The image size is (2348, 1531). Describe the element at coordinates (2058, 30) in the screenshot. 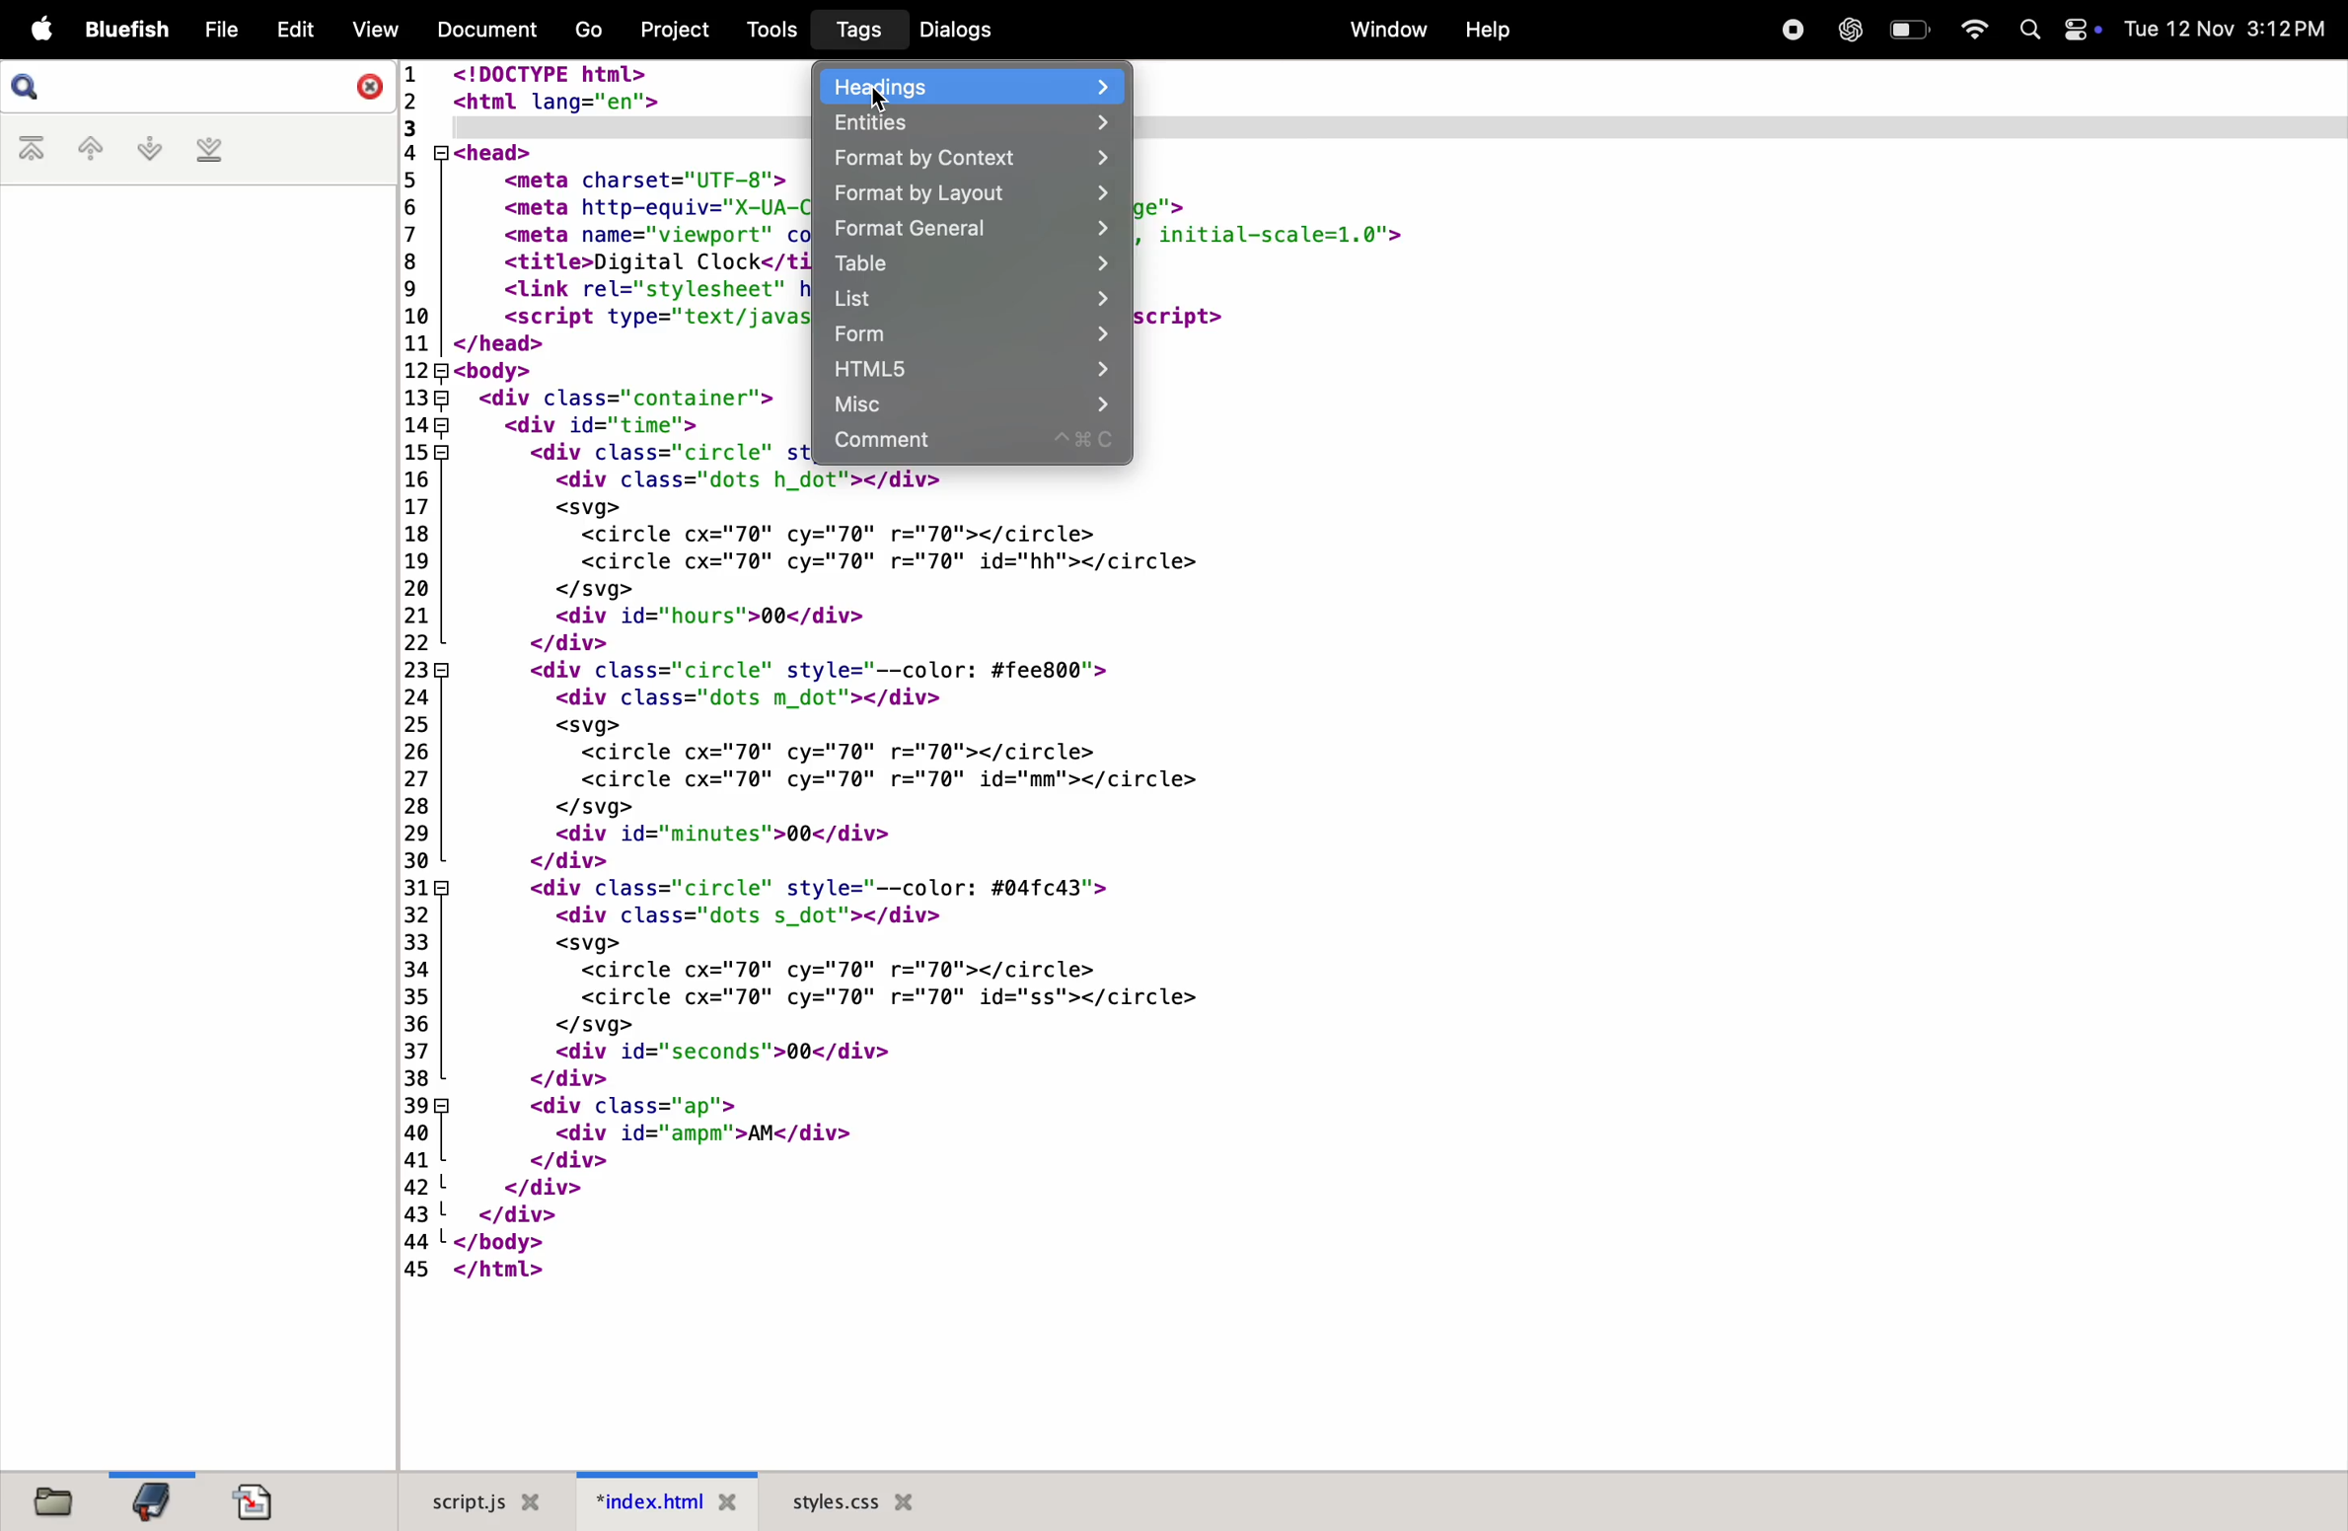

I see `apple widgets` at that location.